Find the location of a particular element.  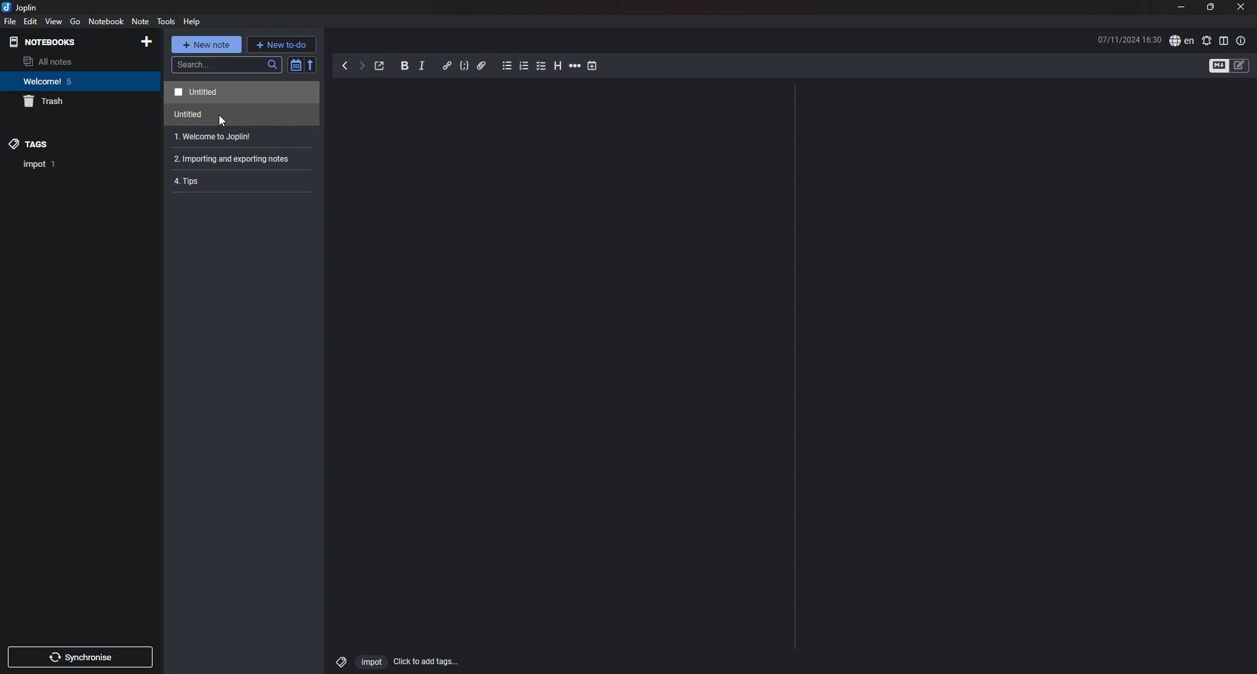

tags is located at coordinates (64, 143).